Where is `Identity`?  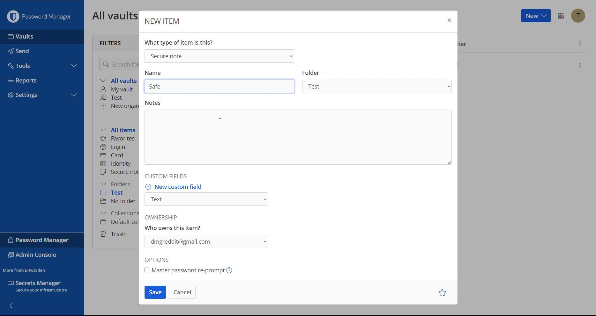 Identity is located at coordinates (116, 164).